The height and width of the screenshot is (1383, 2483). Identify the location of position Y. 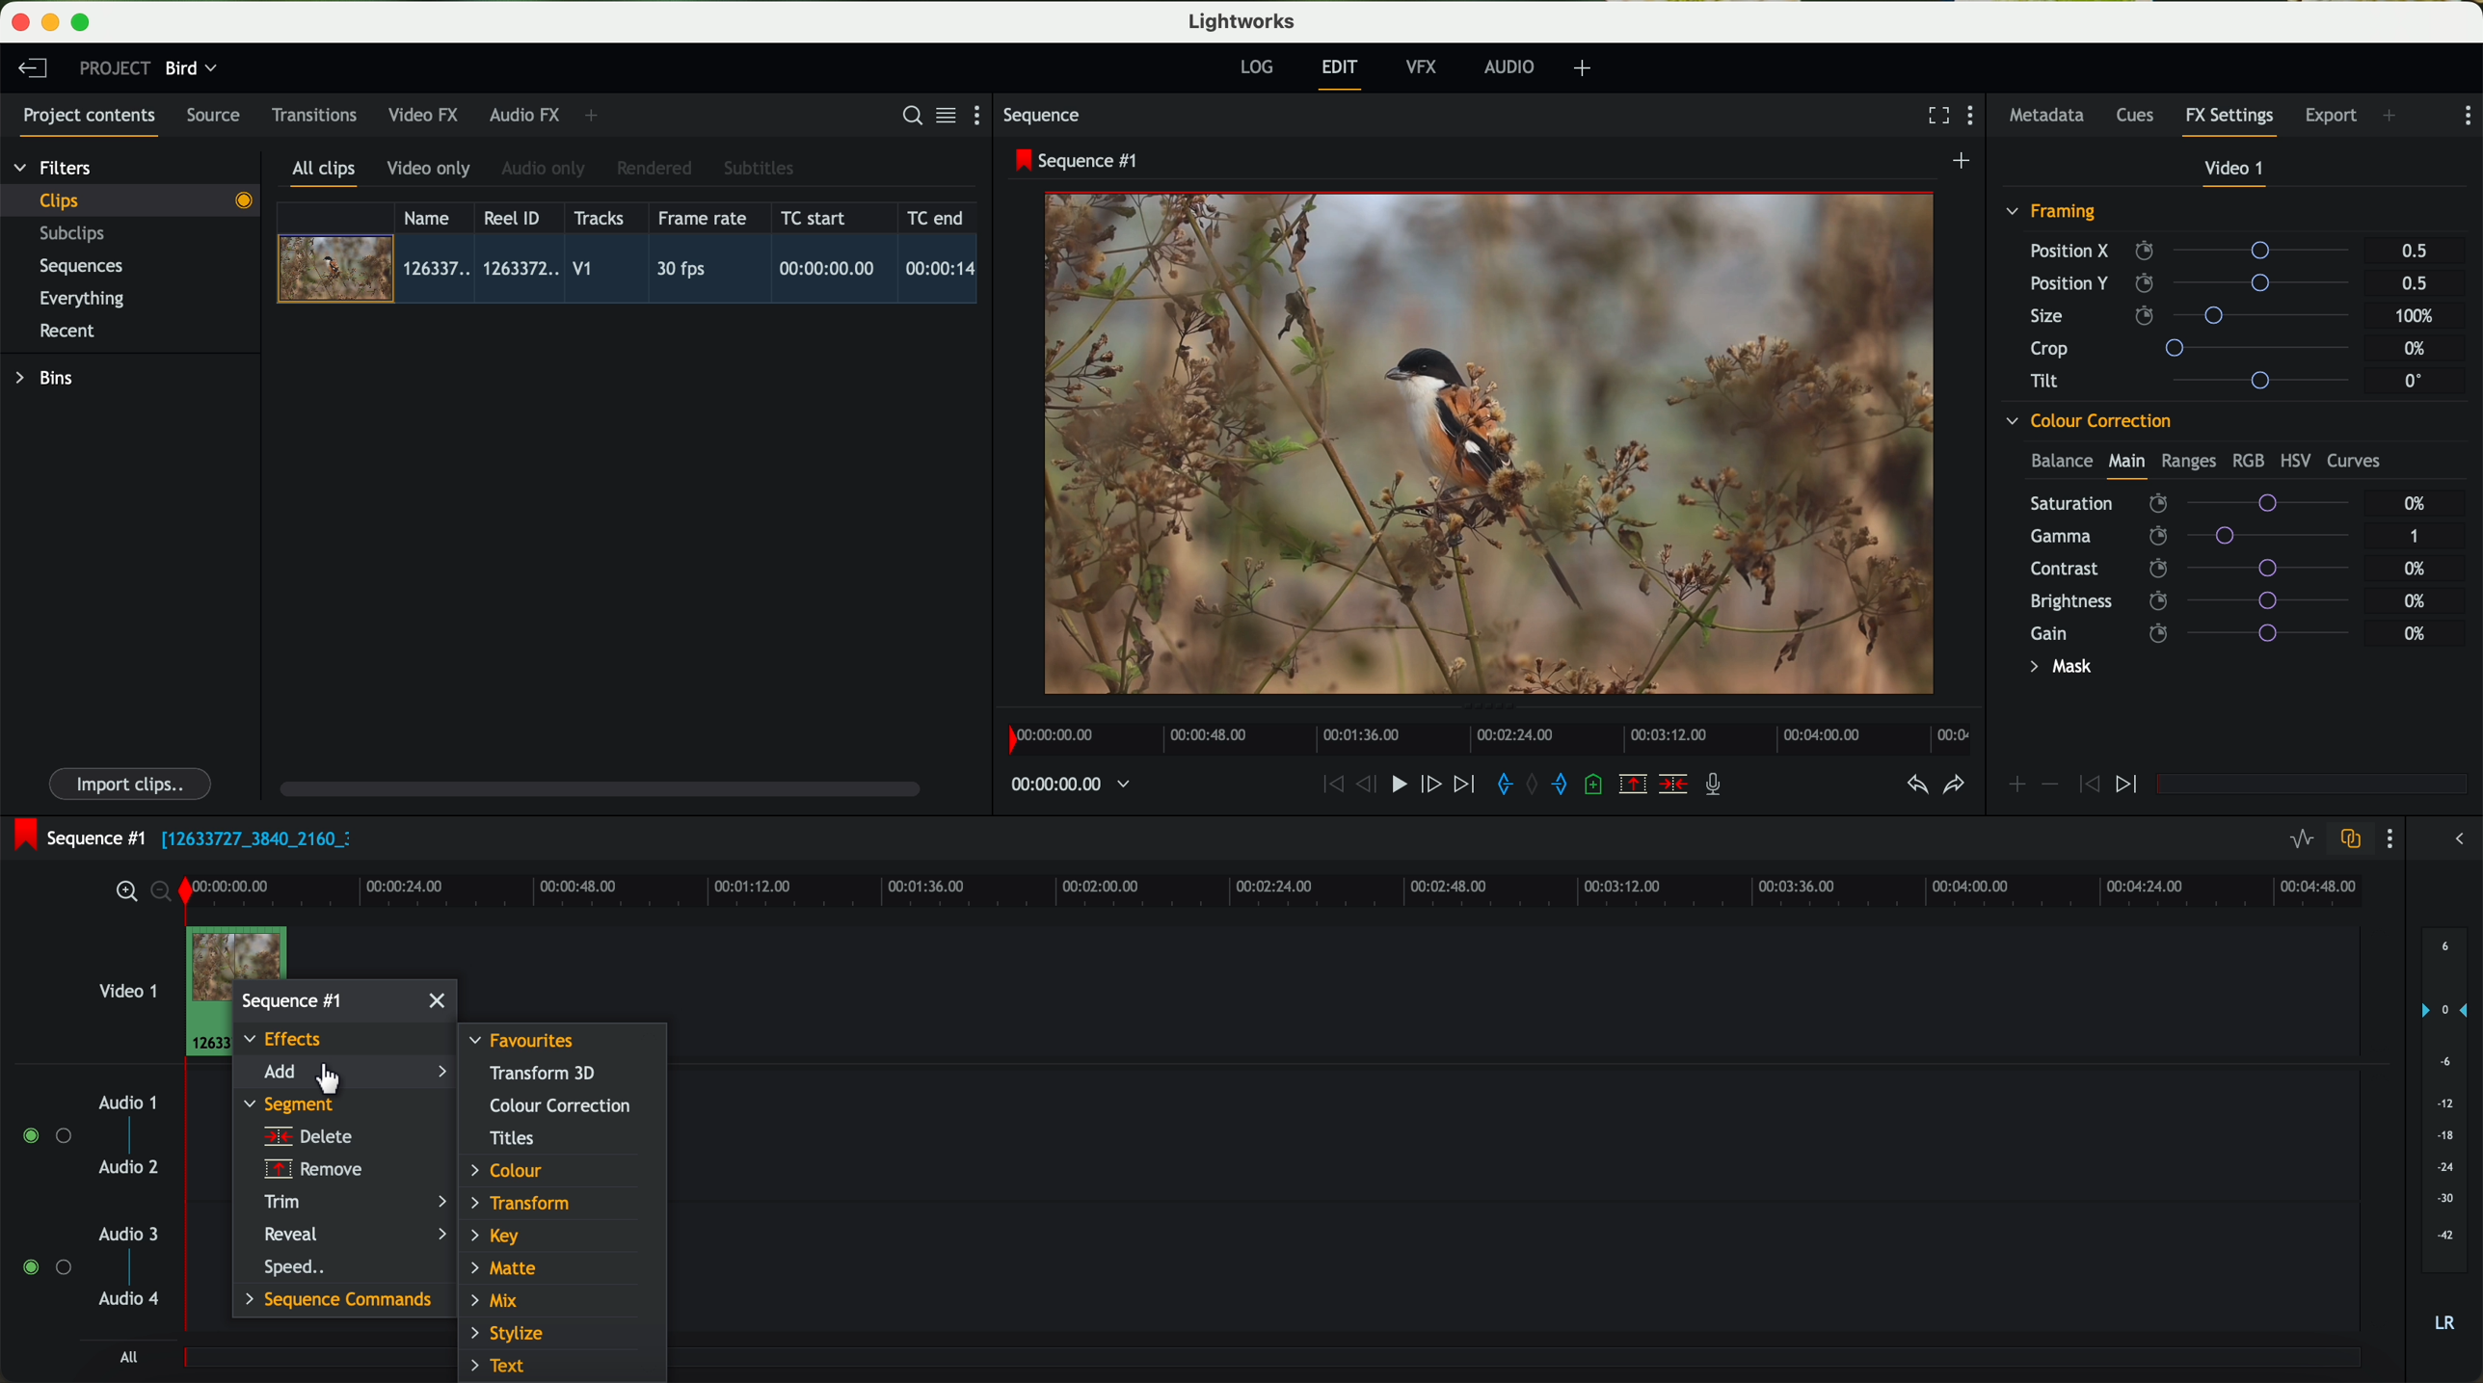
(2198, 282).